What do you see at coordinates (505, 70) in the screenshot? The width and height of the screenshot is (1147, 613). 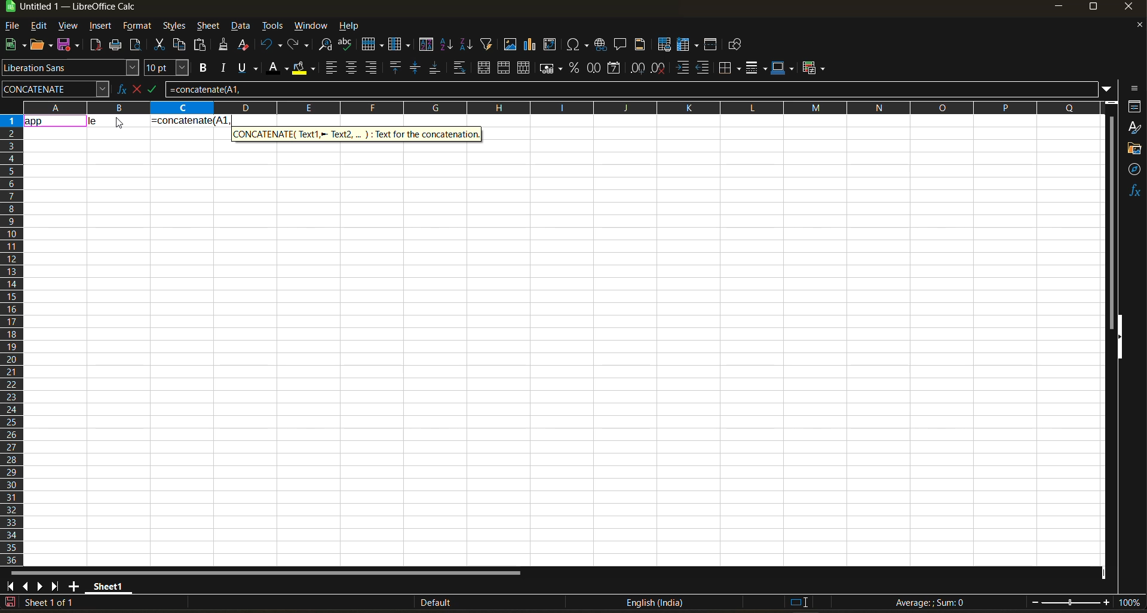 I see `merge cells` at bounding box center [505, 70].